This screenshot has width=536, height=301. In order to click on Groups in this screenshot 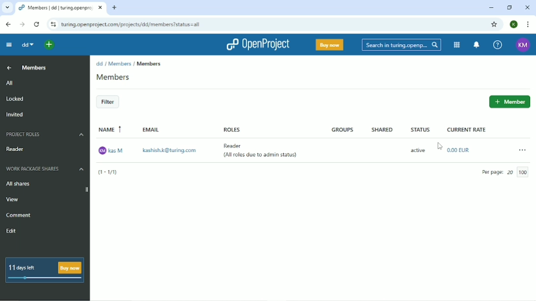, I will do `click(344, 130)`.